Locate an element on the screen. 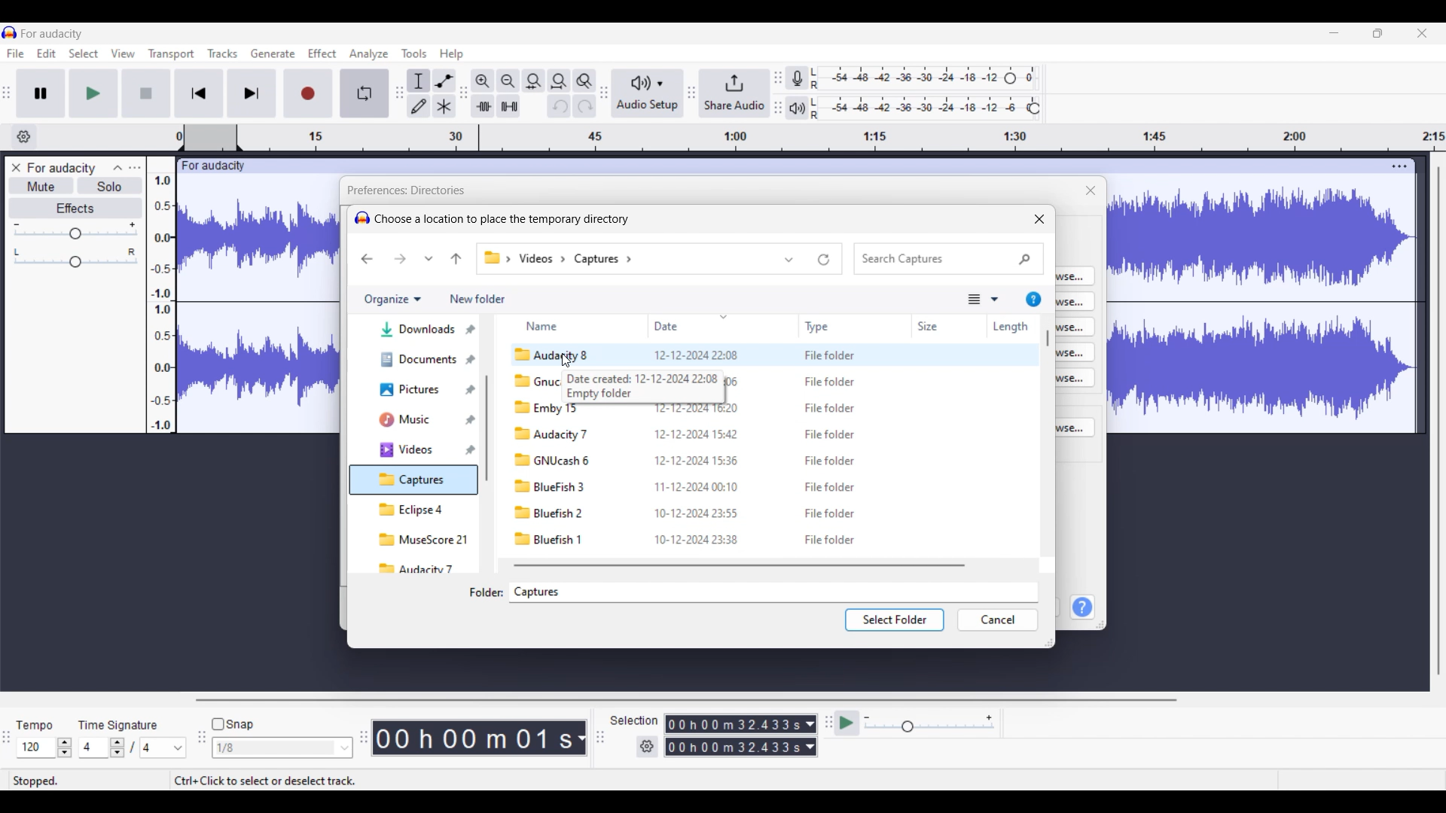 The image size is (1446, 813). Play/Play once is located at coordinates (94, 93).